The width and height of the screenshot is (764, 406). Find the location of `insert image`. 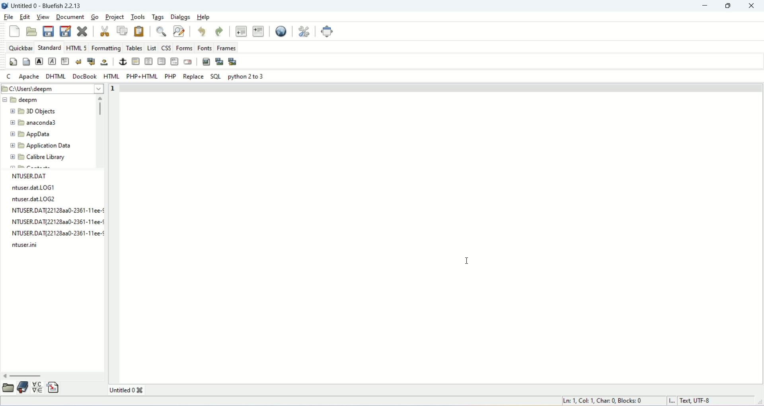

insert image is located at coordinates (206, 61).